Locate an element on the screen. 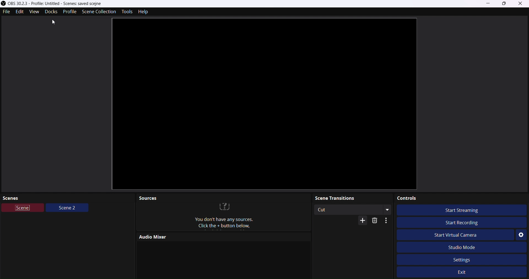 The width and height of the screenshot is (529, 279). Help is located at coordinates (145, 12).